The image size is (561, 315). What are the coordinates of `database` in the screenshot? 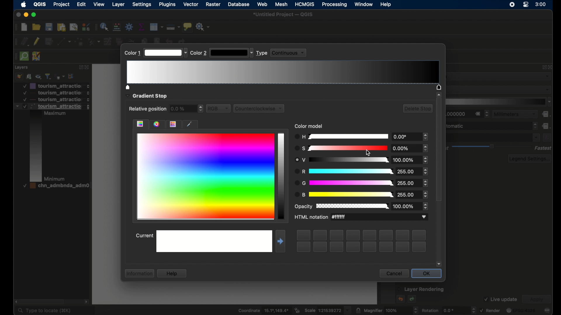 It's located at (239, 4).